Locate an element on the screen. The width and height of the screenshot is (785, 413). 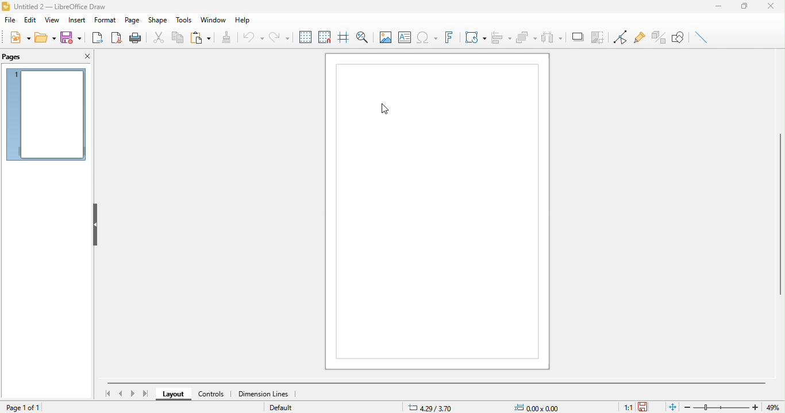
text box  is located at coordinates (403, 36).